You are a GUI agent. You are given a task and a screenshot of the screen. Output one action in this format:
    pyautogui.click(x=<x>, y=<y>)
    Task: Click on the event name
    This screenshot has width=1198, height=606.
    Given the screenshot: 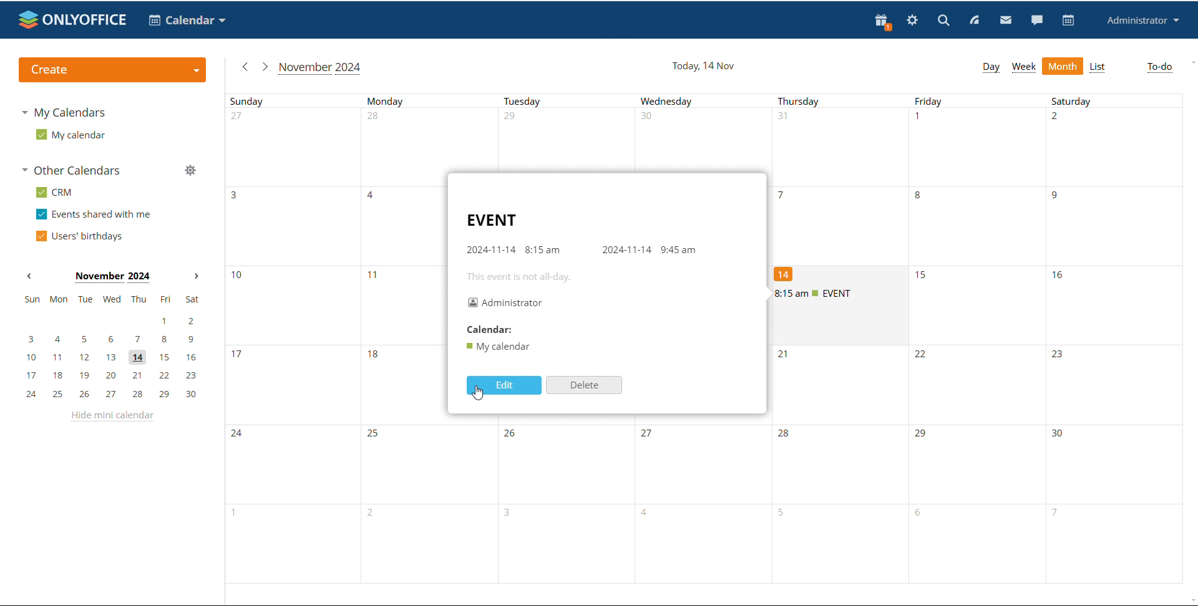 What is the action you would take?
    pyautogui.click(x=490, y=221)
    